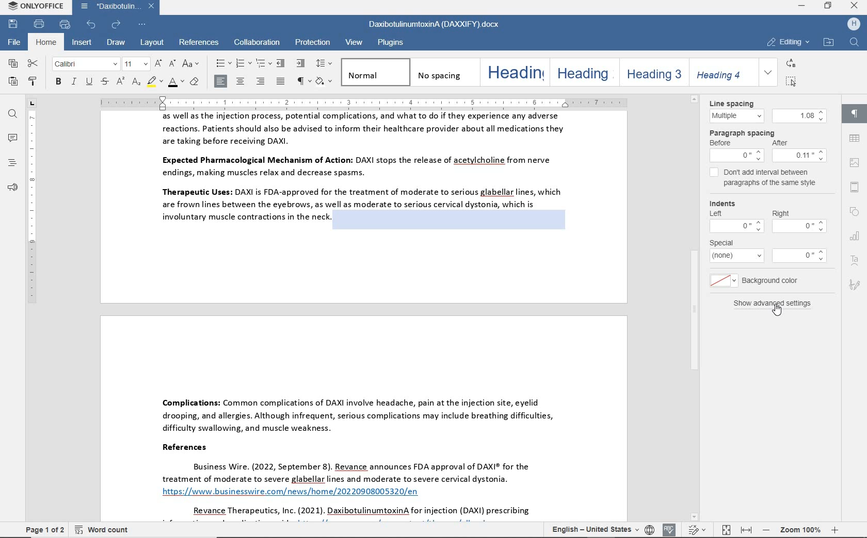  What do you see at coordinates (768, 251) in the screenshot?
I see `special` at bounding box center [768, 251].